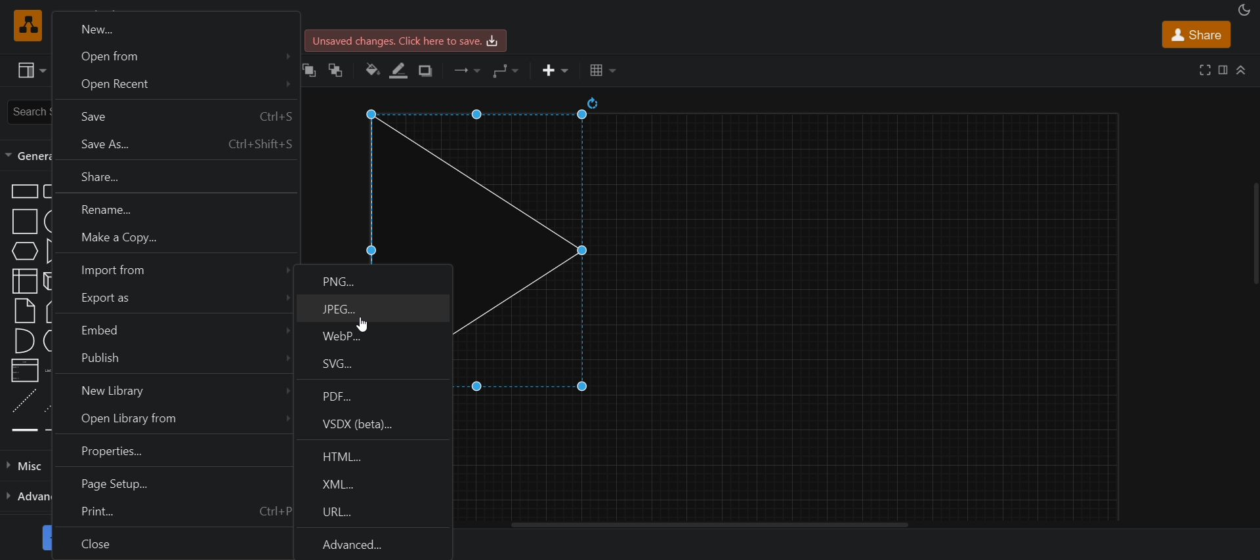  What do you see at coordinates (26, 221) in the screenshot?
I see `square` at bounding box center [26, 221].